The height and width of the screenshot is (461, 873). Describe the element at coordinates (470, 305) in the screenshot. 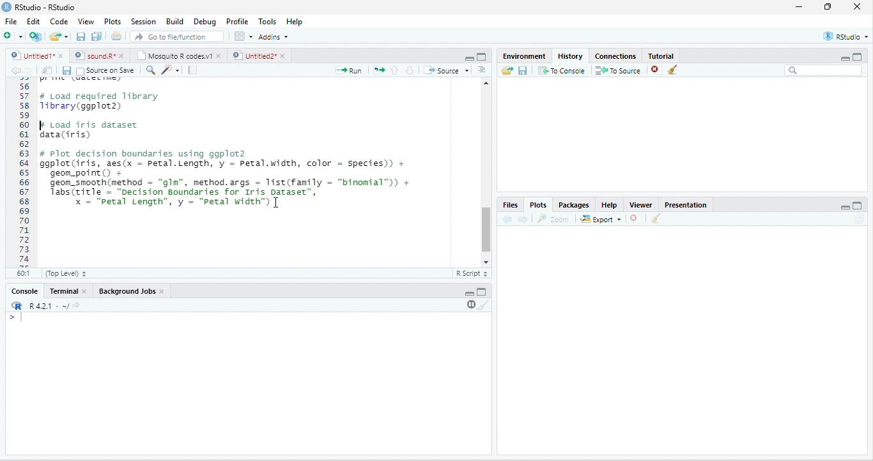

I see `pause` at that location.